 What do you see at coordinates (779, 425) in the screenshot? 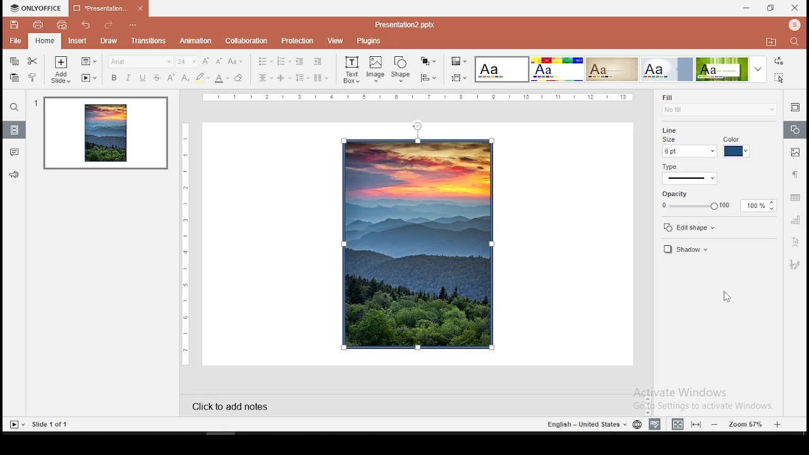
I see `zoom in` at bounding box center [779, 425].